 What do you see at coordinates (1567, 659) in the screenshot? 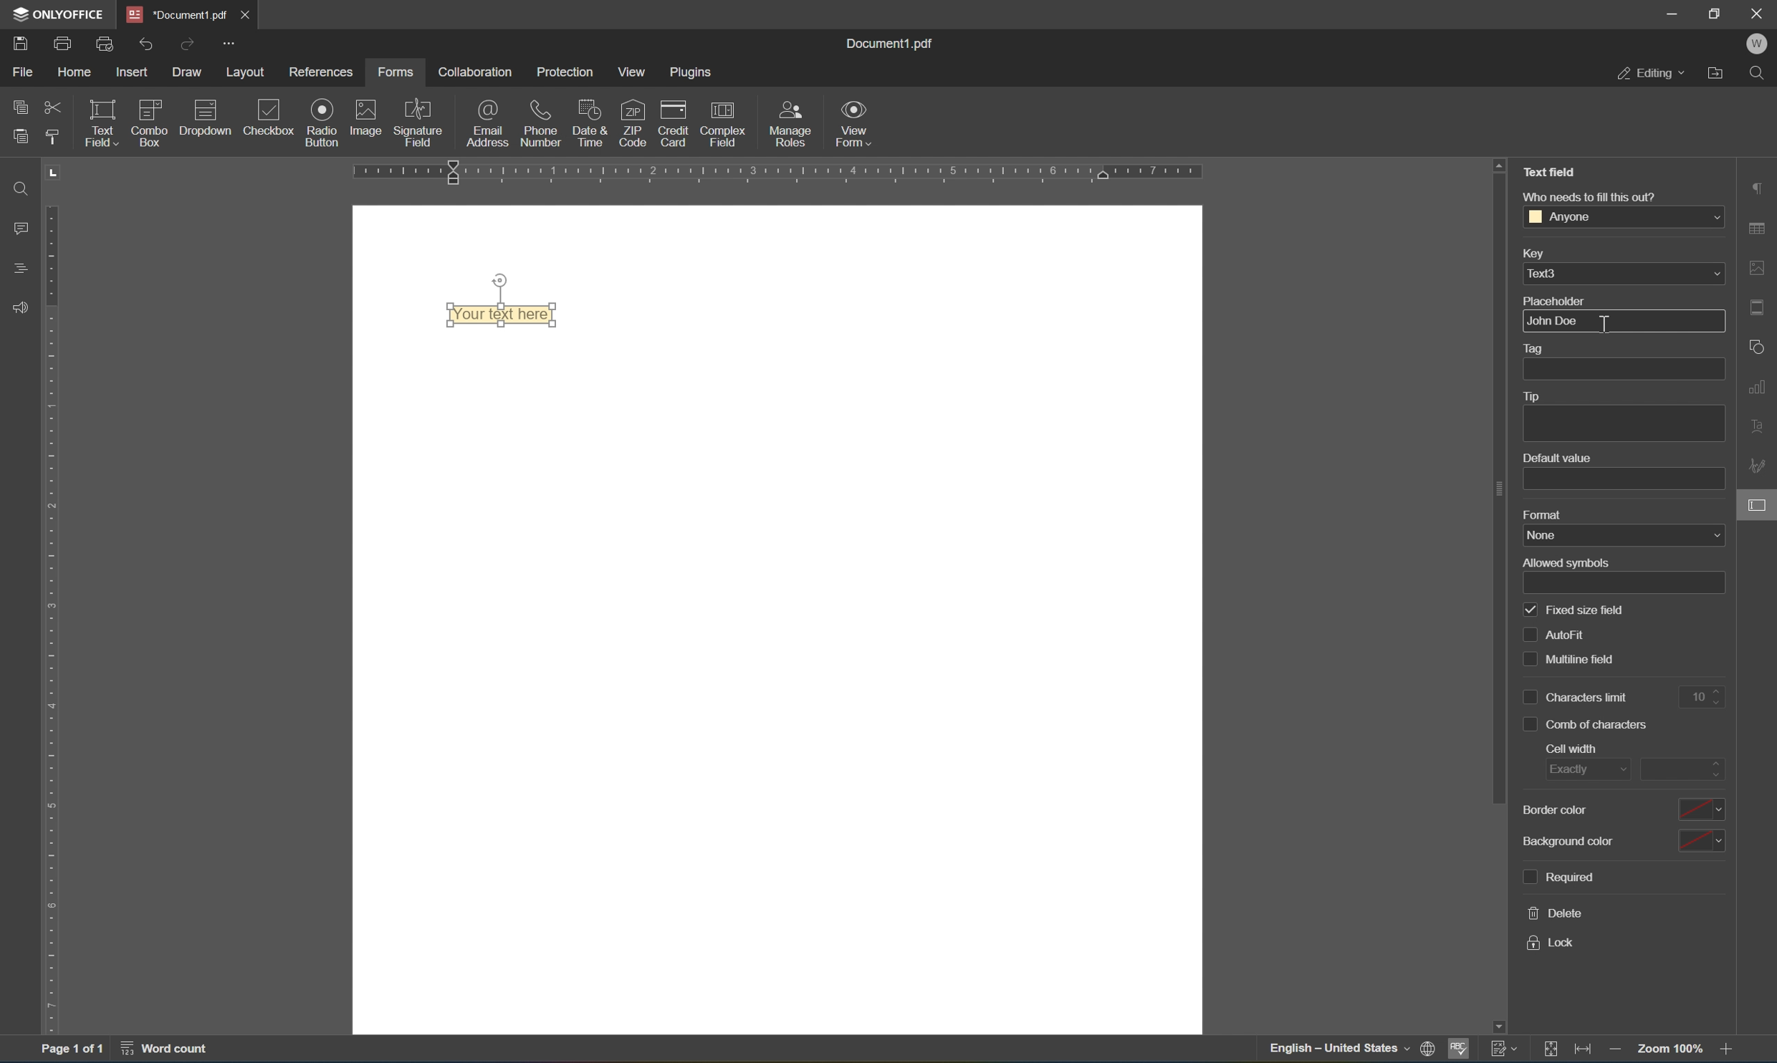
I see `multiline field` at bounding box center [1567, 659].